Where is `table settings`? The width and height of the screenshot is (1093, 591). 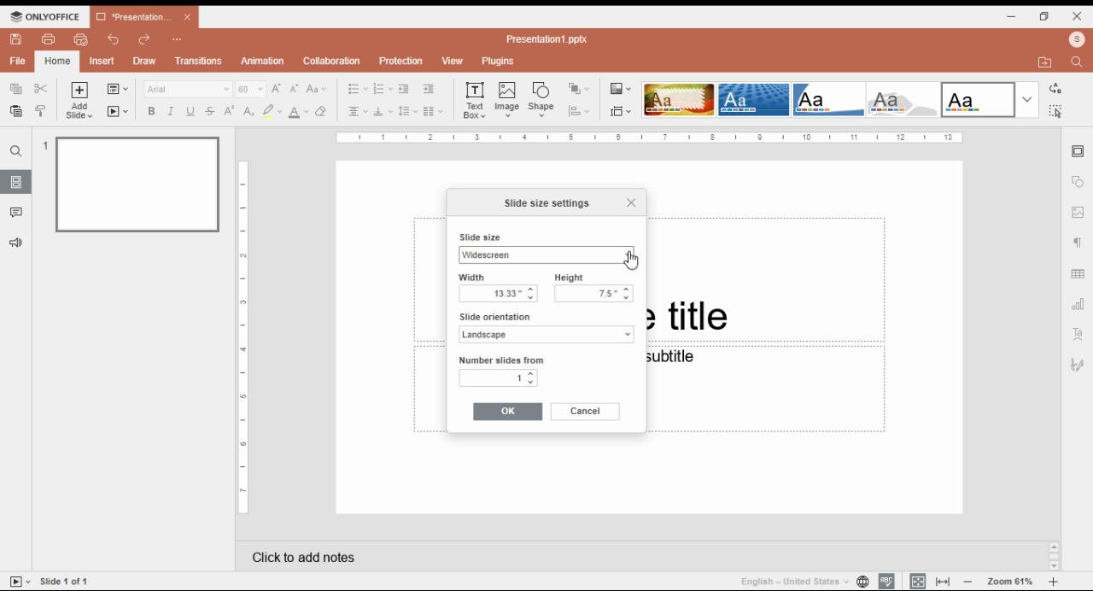
table settings is located at coordinates (1079, 276).